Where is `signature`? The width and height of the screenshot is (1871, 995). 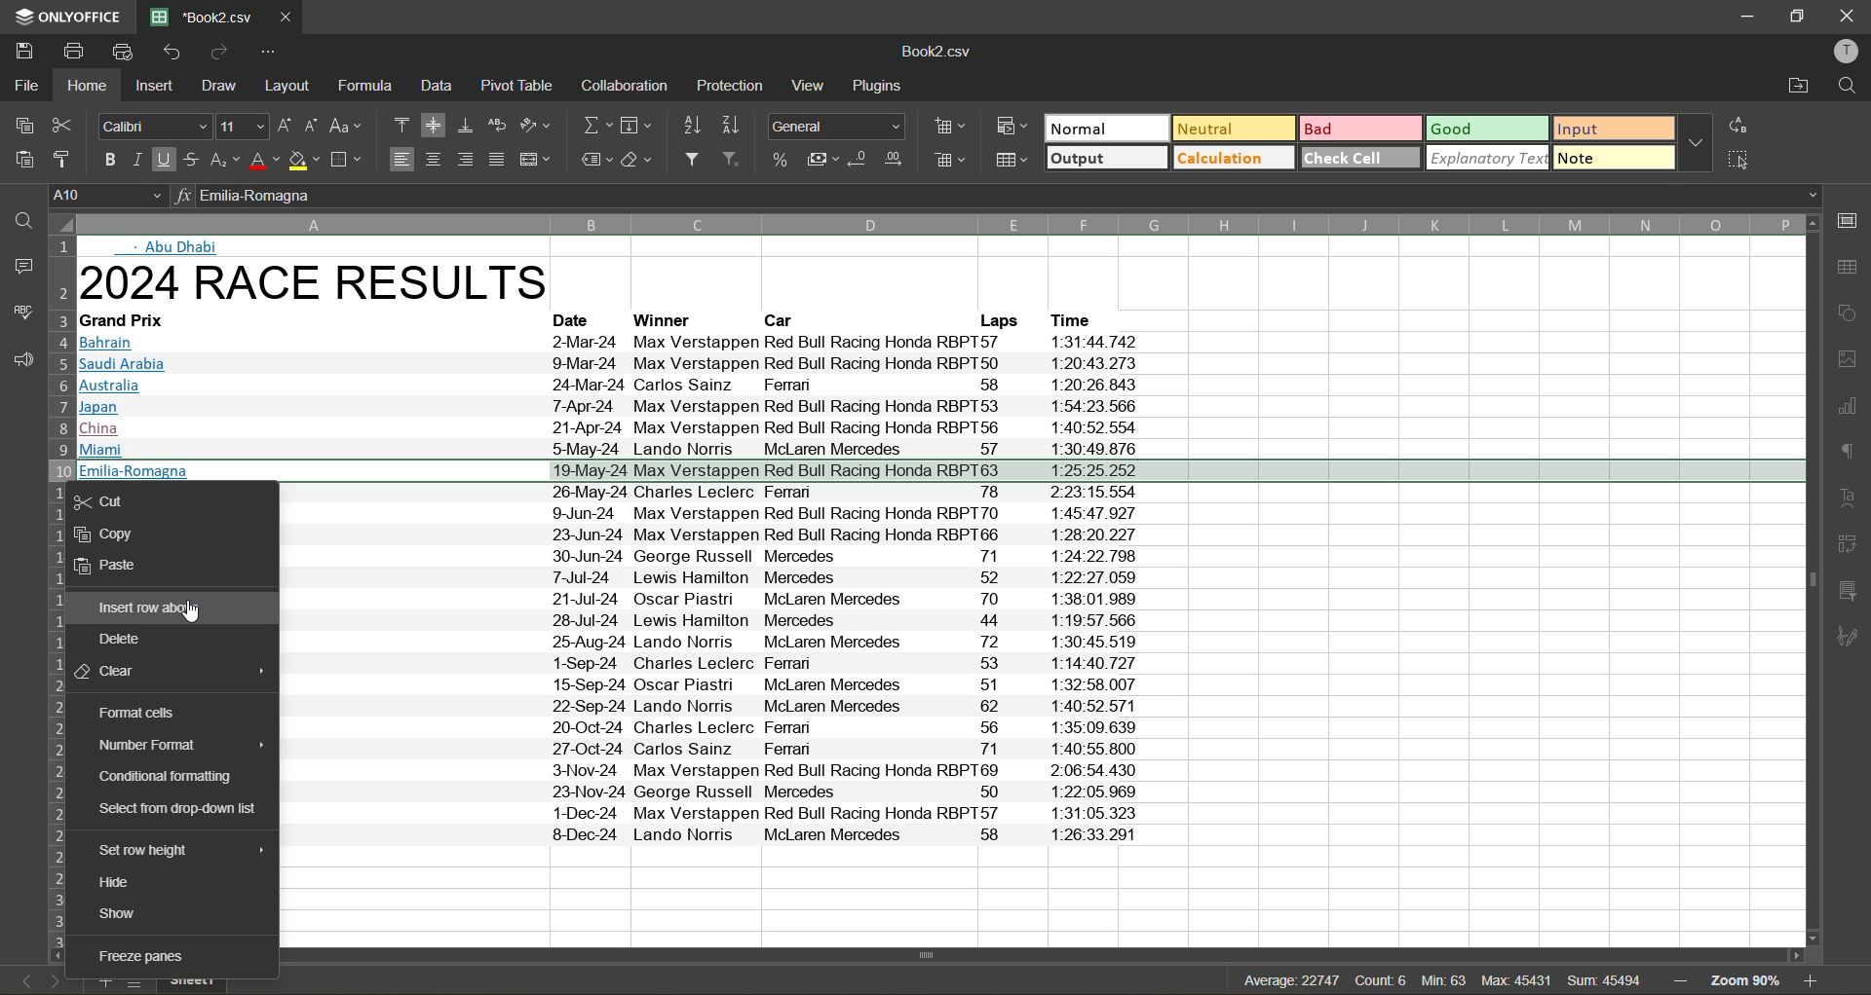
signature is located at coordinates (1853, 639).